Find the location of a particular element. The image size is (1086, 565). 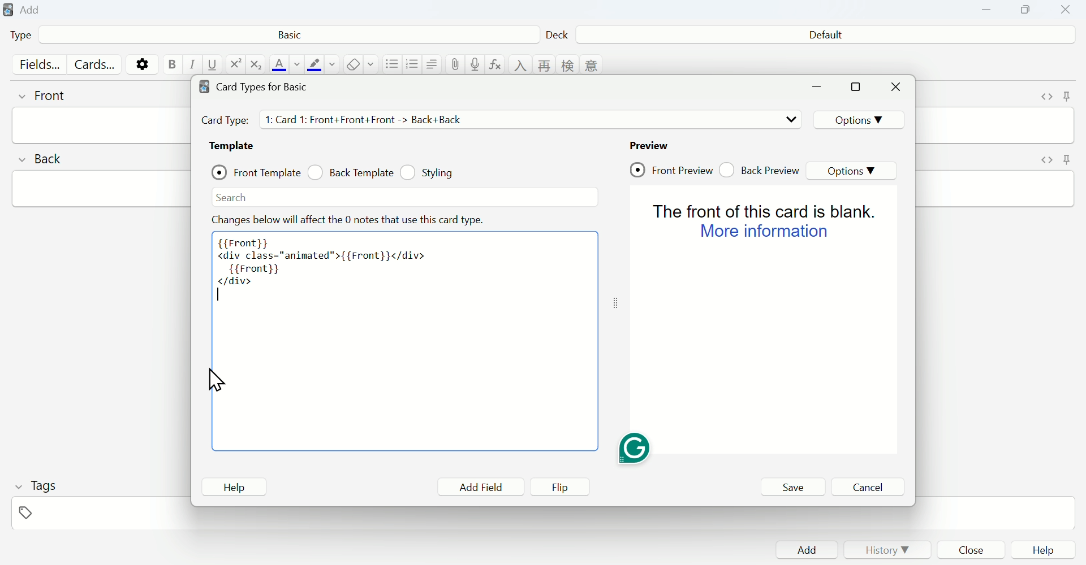

unordered list is located at coordinates (391, 64).